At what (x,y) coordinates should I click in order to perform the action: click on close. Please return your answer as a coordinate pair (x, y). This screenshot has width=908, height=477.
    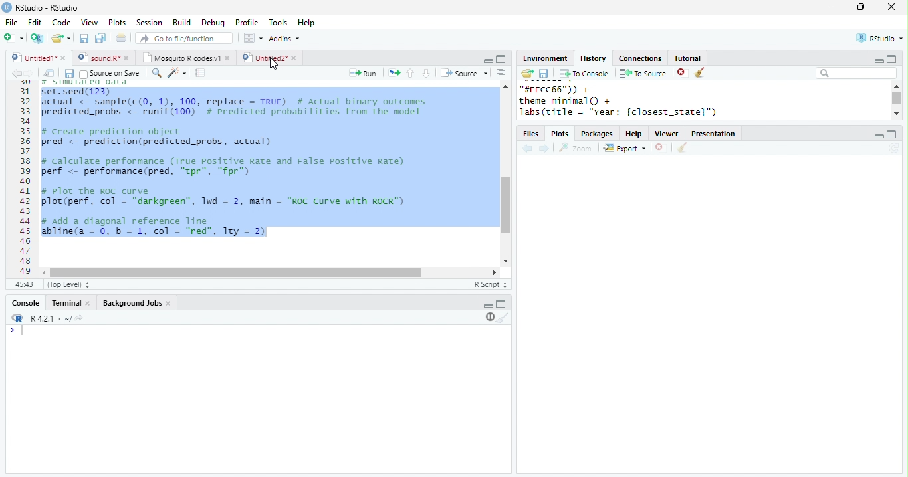
    Looking at the image, I should click on (296, 58).